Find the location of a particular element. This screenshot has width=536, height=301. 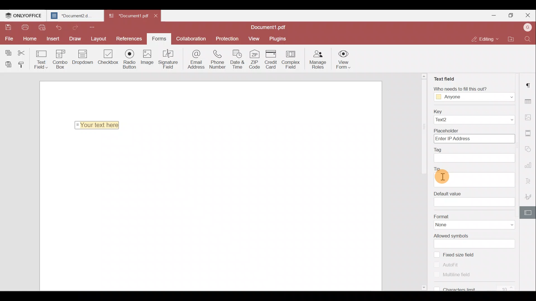

Document1.pdf is located at coordinates (271, 26).